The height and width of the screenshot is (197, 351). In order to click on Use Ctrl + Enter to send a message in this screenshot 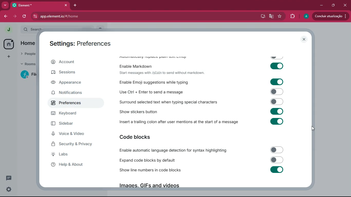, I will do `click(200, 92)`.